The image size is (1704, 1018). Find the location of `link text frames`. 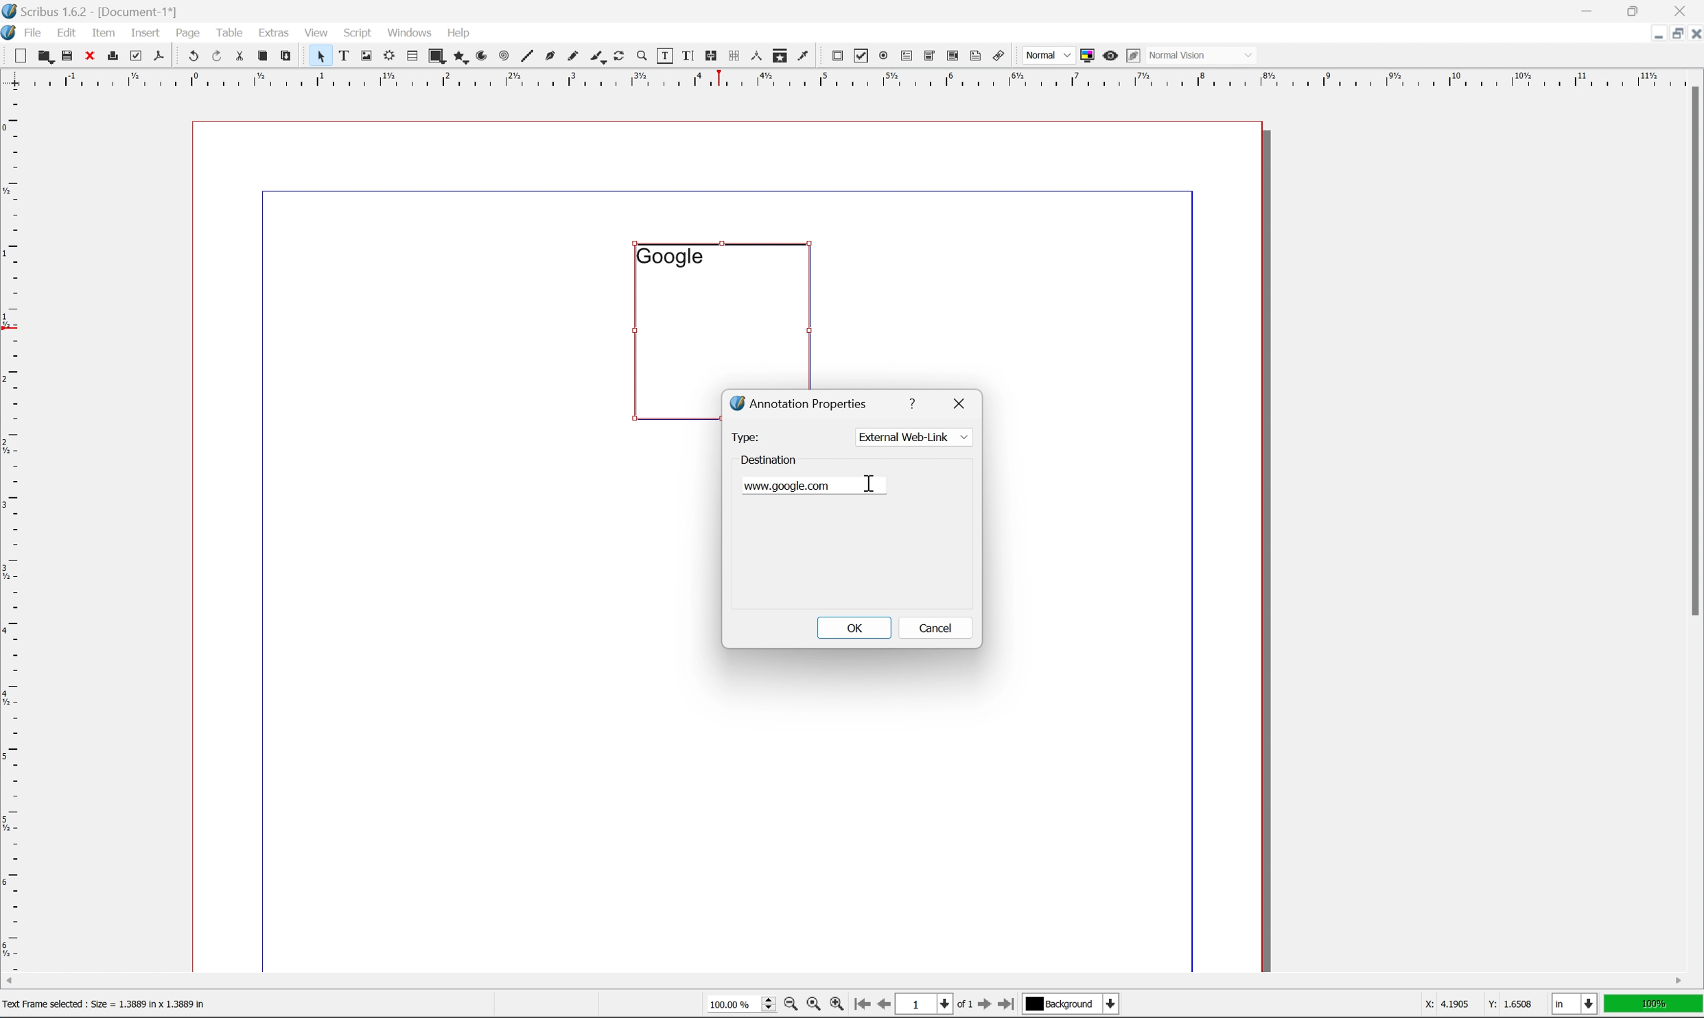

link text frames is located at coordinates (709, 56).